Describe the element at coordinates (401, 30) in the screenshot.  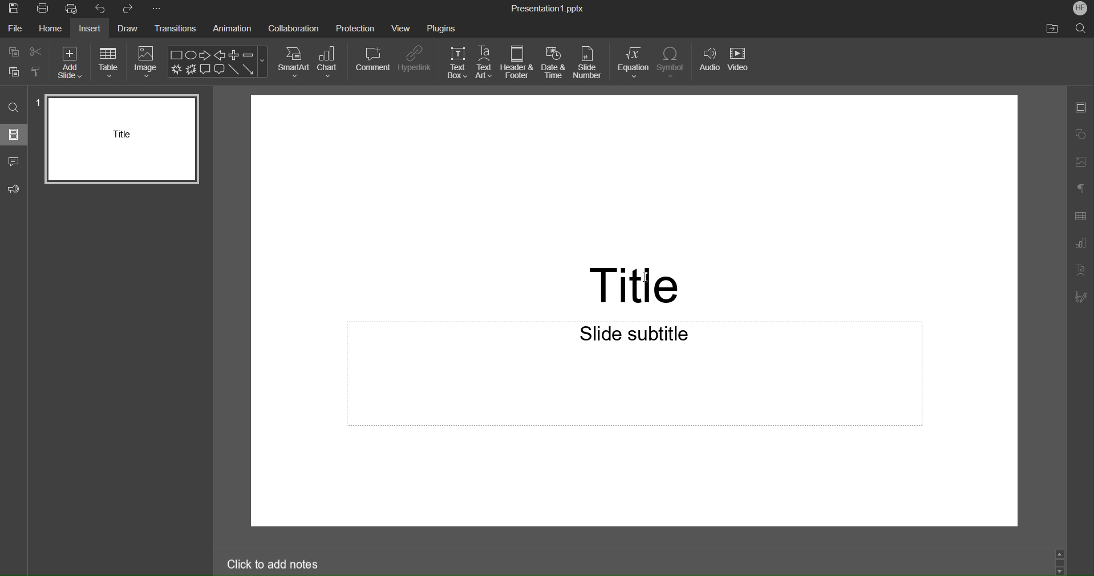
I see `View` at that location.